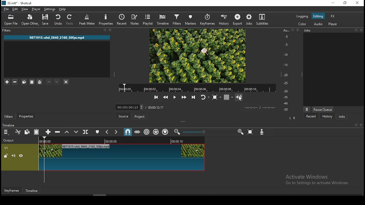  Describe the element at coordinates (46, 20) in the screenshot. I see `save` at that location.